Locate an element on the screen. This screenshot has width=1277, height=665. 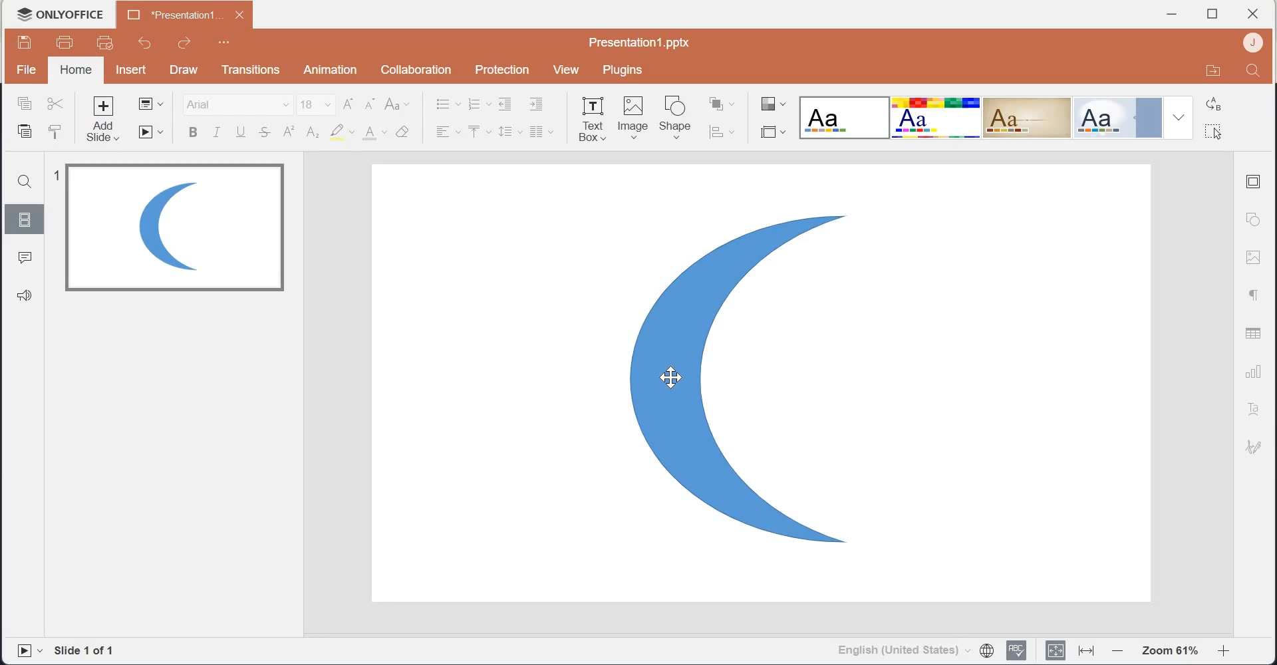
Cut is located at coordinates (57, 104).